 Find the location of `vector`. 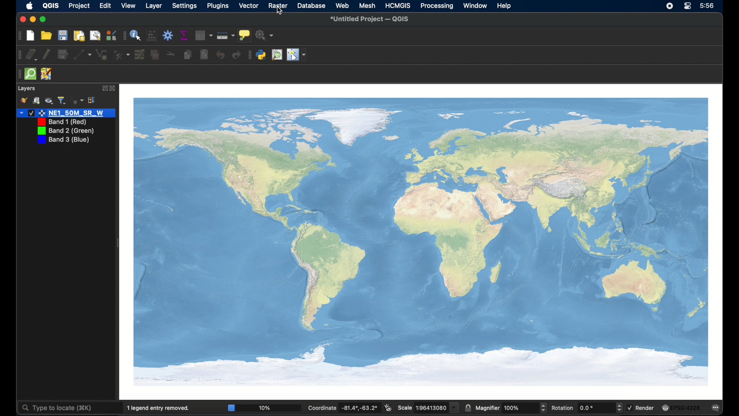

vector is located at coordinates (248, 5).